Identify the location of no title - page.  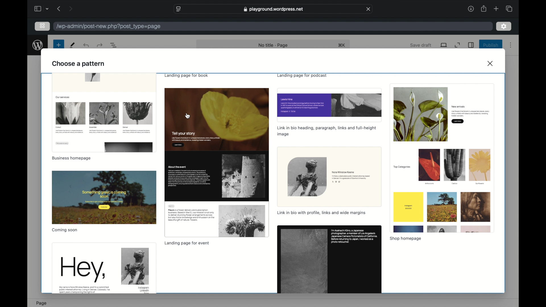
(274, 45).